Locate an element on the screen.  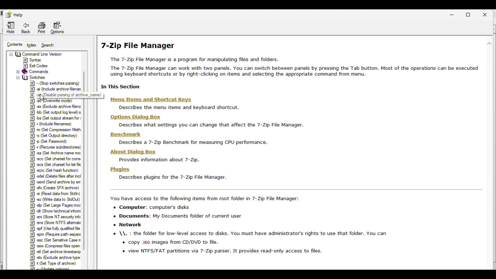
|] acs (Set charset for list file is located at coordinates (55, 165).